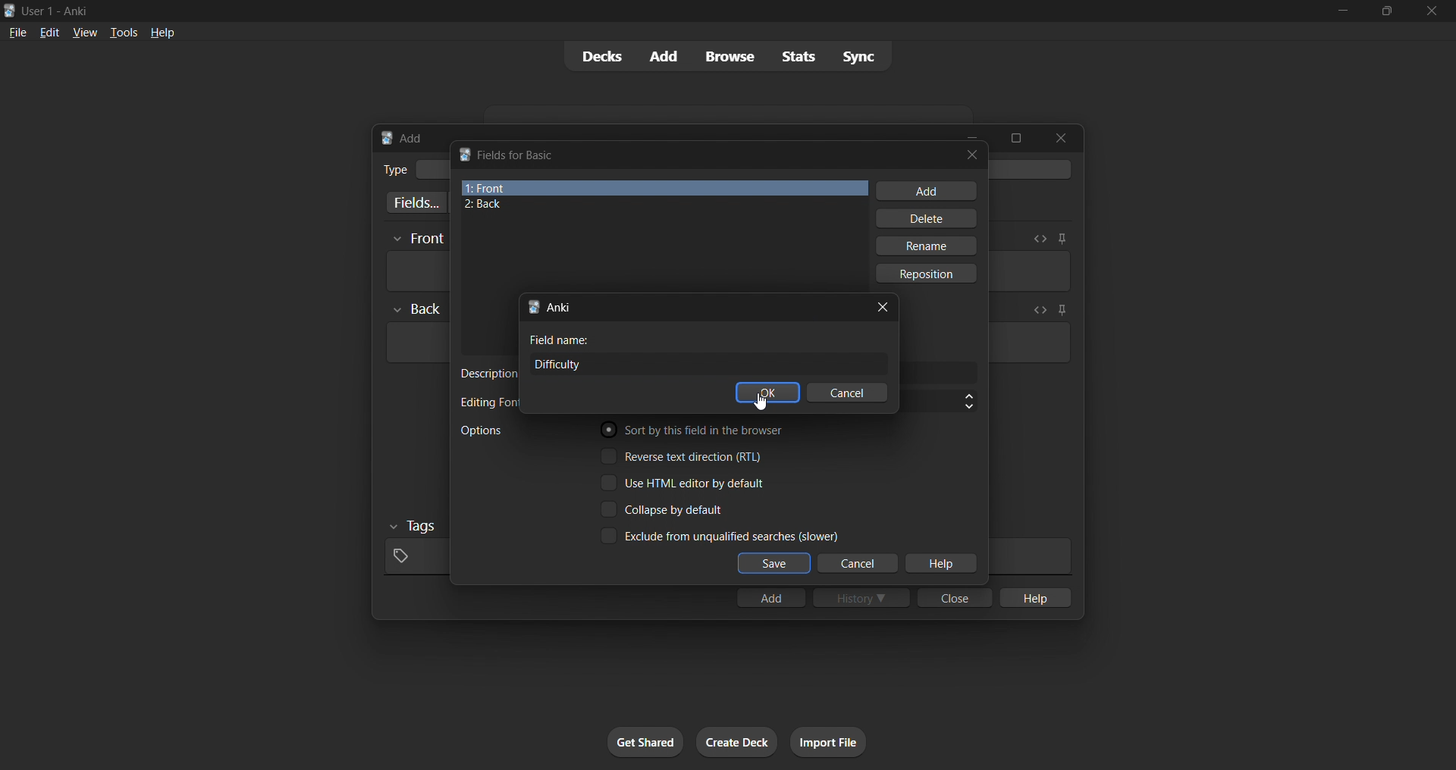 This screenshot has width=1456, height=770. What do you see at coordinates (1015, 138) in the screenshot?
I see `maximize` at bounding box center [1015, 138].